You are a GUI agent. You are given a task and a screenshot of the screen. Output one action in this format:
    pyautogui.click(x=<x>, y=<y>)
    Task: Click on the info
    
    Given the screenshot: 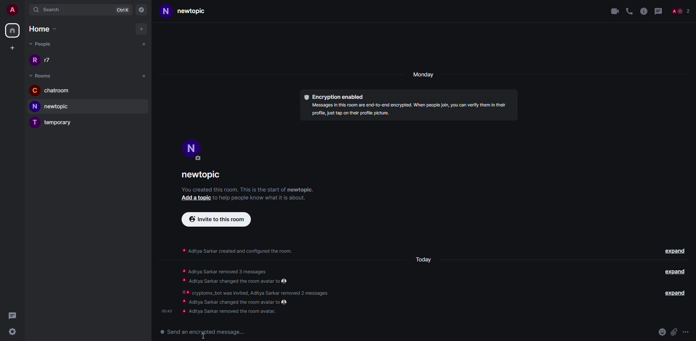 What is the action you would take?
    pyautogui.click(x=644, y=10)
    